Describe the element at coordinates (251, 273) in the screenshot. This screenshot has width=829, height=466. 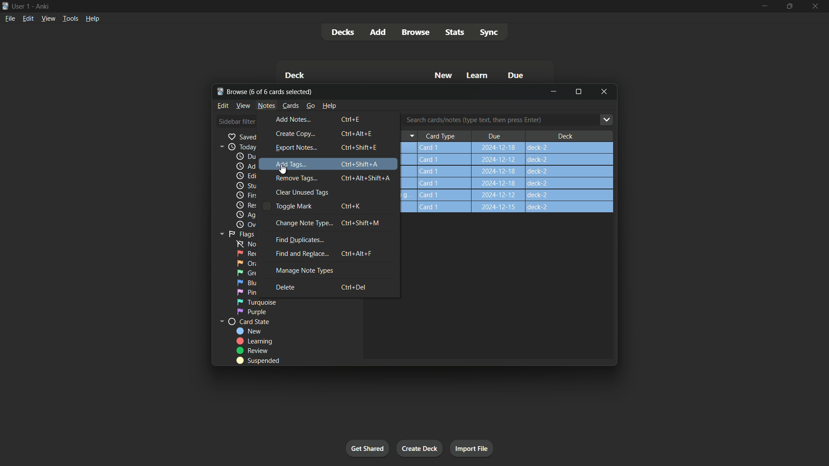
I see `green` at that location.